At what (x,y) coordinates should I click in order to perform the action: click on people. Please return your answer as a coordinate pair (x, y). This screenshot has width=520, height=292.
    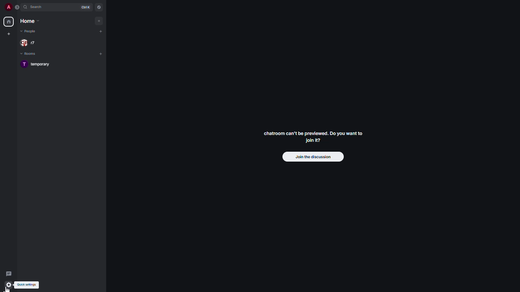
    Looking at the image, I should click on (28, 32).